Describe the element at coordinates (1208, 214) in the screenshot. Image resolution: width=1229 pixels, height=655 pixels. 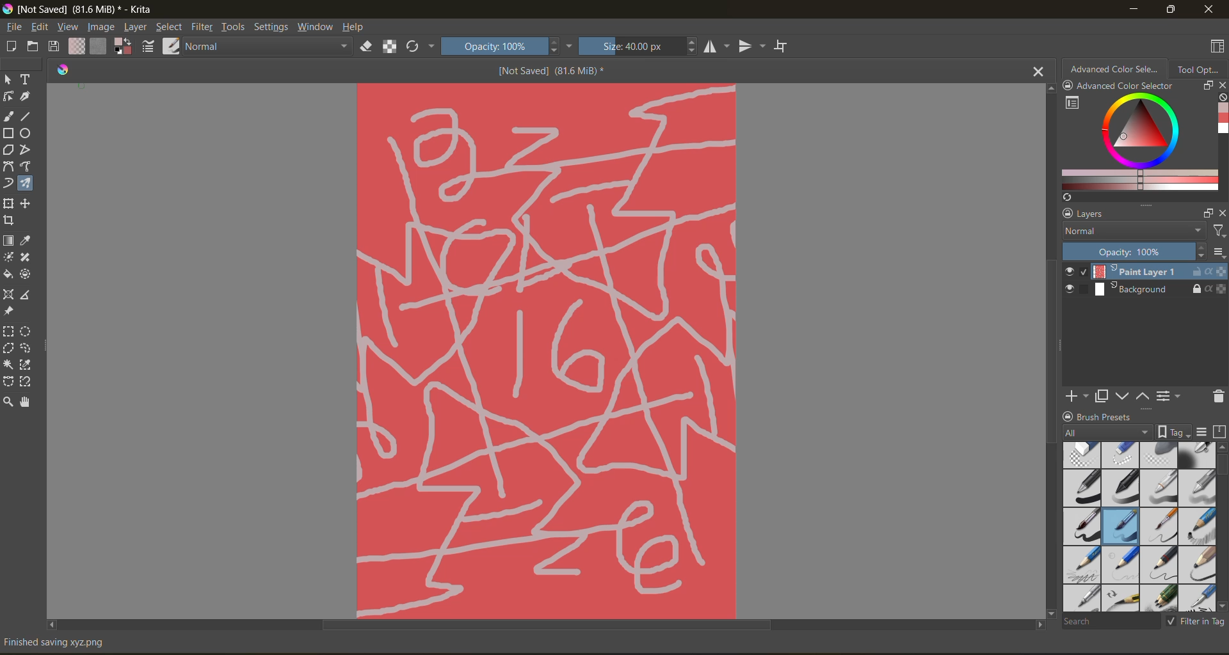
I see `float docker` at that location.